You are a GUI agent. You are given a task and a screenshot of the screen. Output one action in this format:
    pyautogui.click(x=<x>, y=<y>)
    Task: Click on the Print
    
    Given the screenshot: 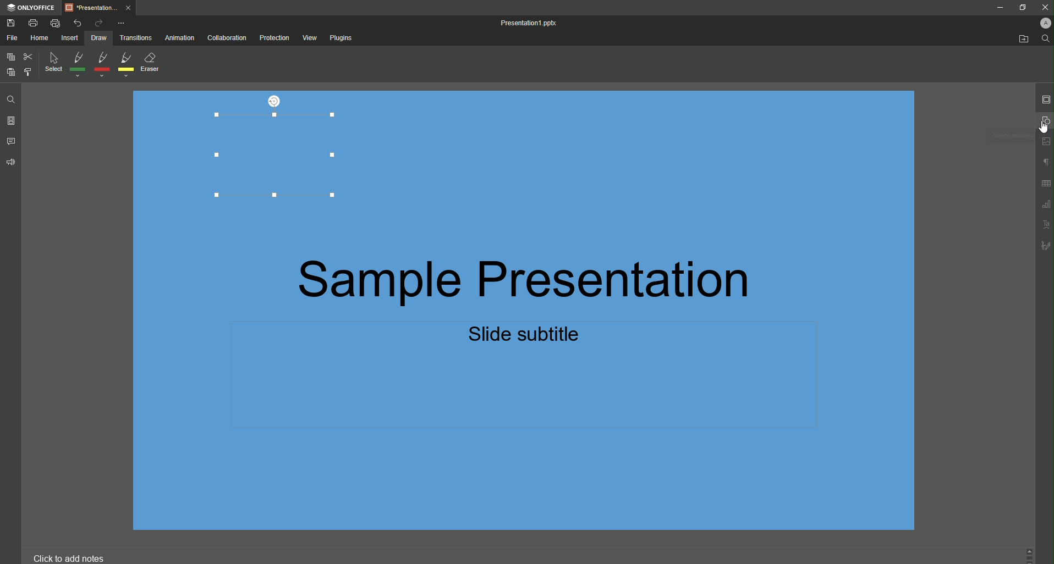 What is the action you would take?
    pyautogui.click(x=36, y=23)
    